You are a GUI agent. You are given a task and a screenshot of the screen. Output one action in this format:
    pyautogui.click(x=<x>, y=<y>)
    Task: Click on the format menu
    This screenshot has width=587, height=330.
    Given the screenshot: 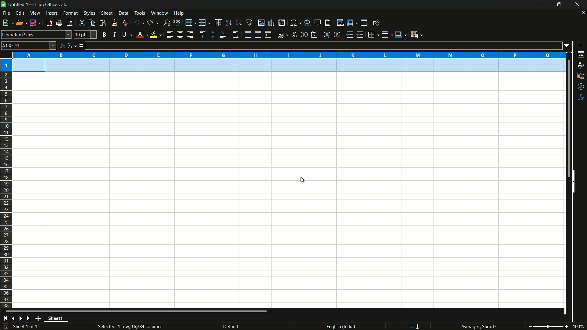 What is the action you would take?
    pyautogui.click(x=71, y=13)
    